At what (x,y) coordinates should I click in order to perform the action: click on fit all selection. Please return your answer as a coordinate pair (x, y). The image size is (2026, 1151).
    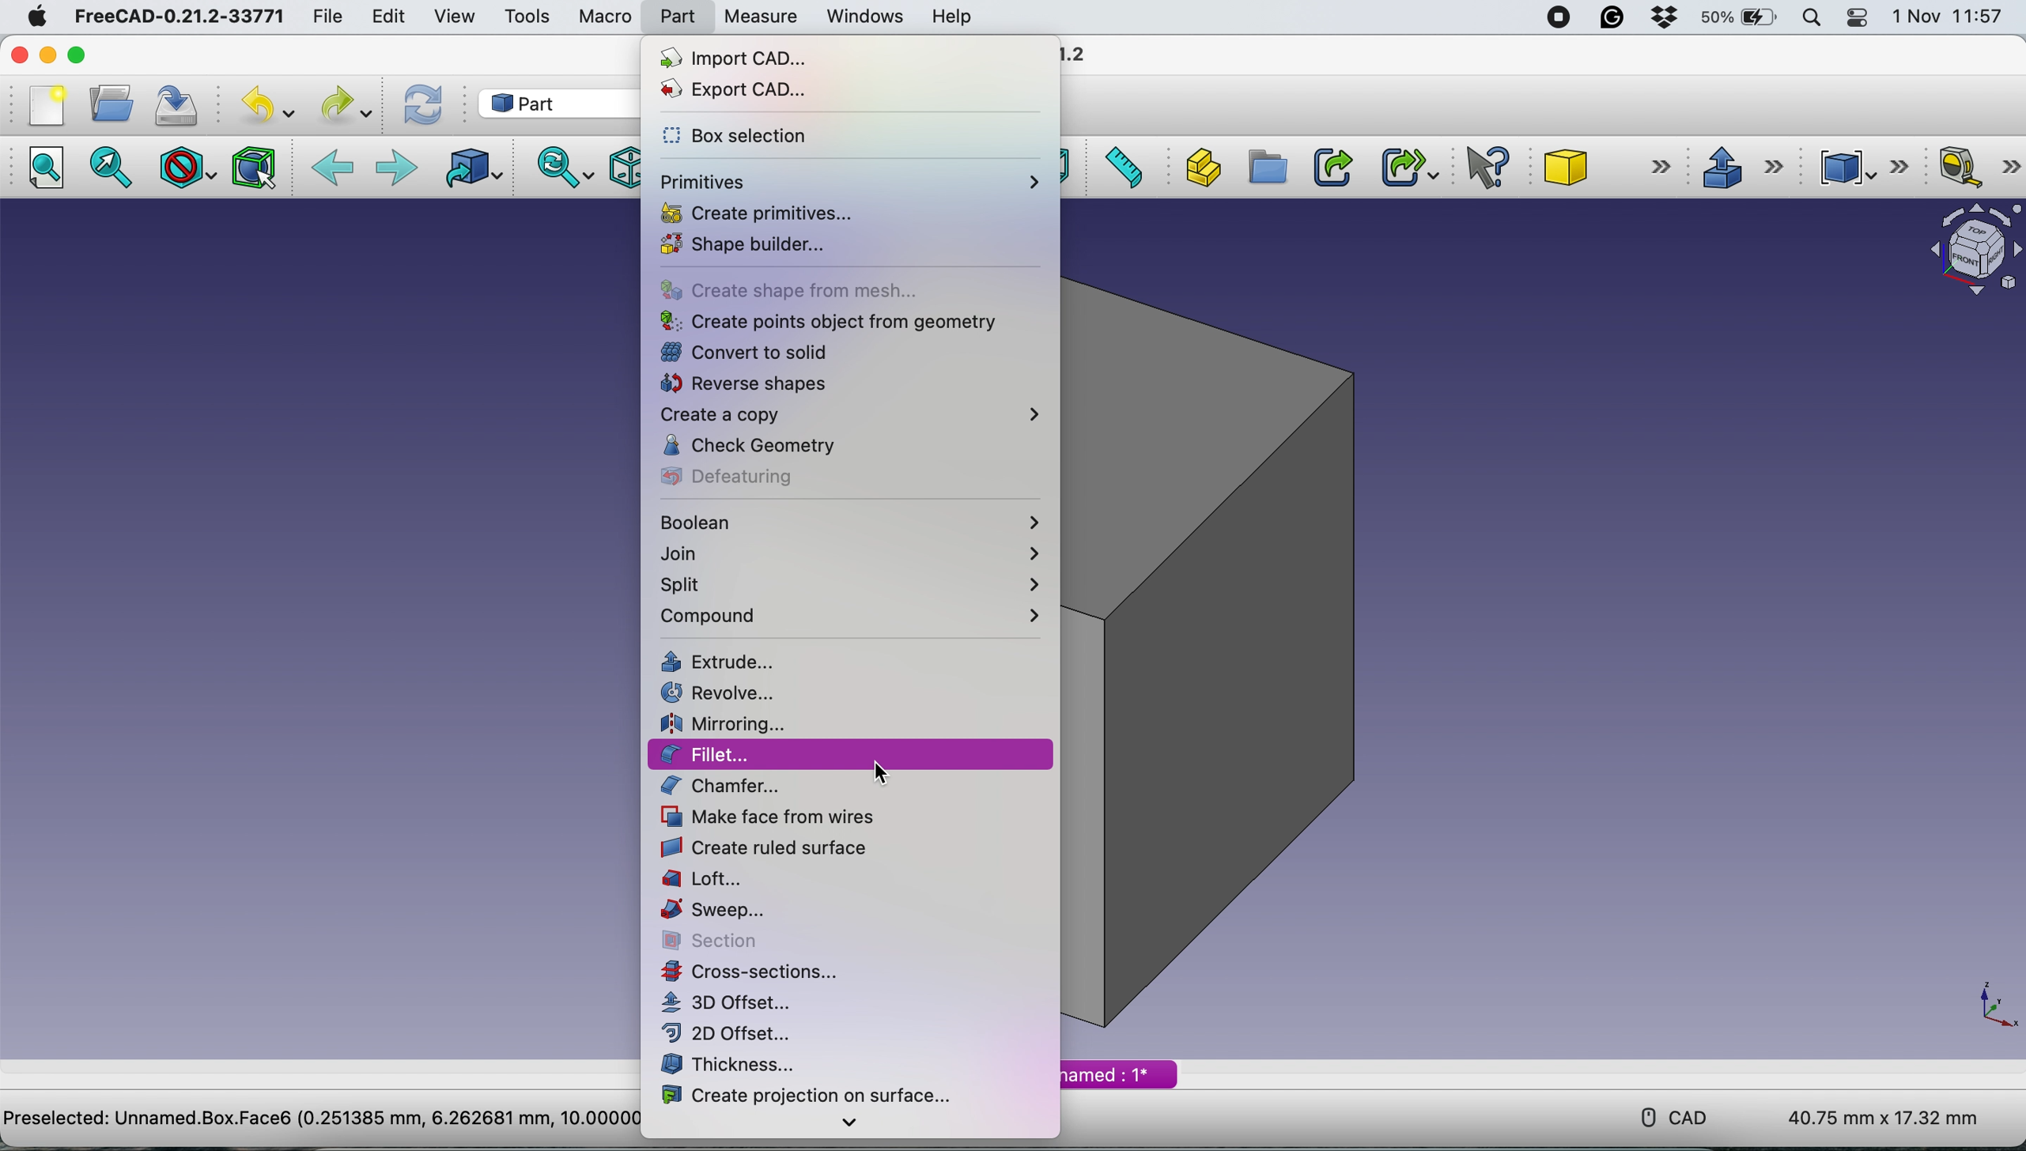
    Looking at the image, I should click on (117, 168).